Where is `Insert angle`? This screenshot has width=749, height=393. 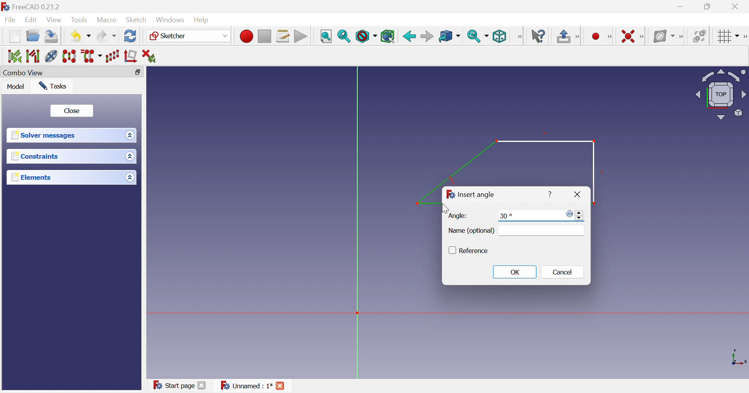 Insert angle is located at coordinates (476, 195).